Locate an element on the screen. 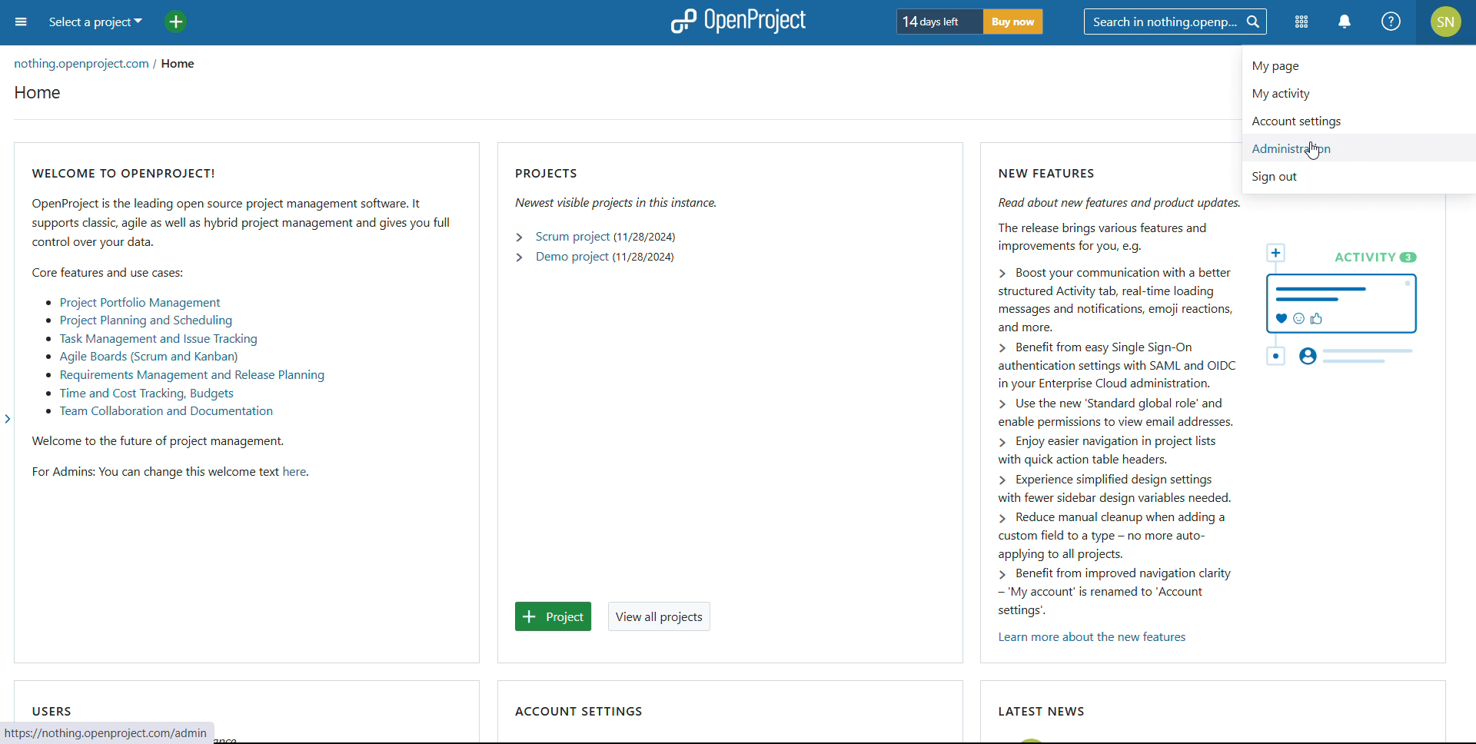 Image resolution: width=1476 pixels, height=744 pixels. select a project is located at coordinates (95, 22).